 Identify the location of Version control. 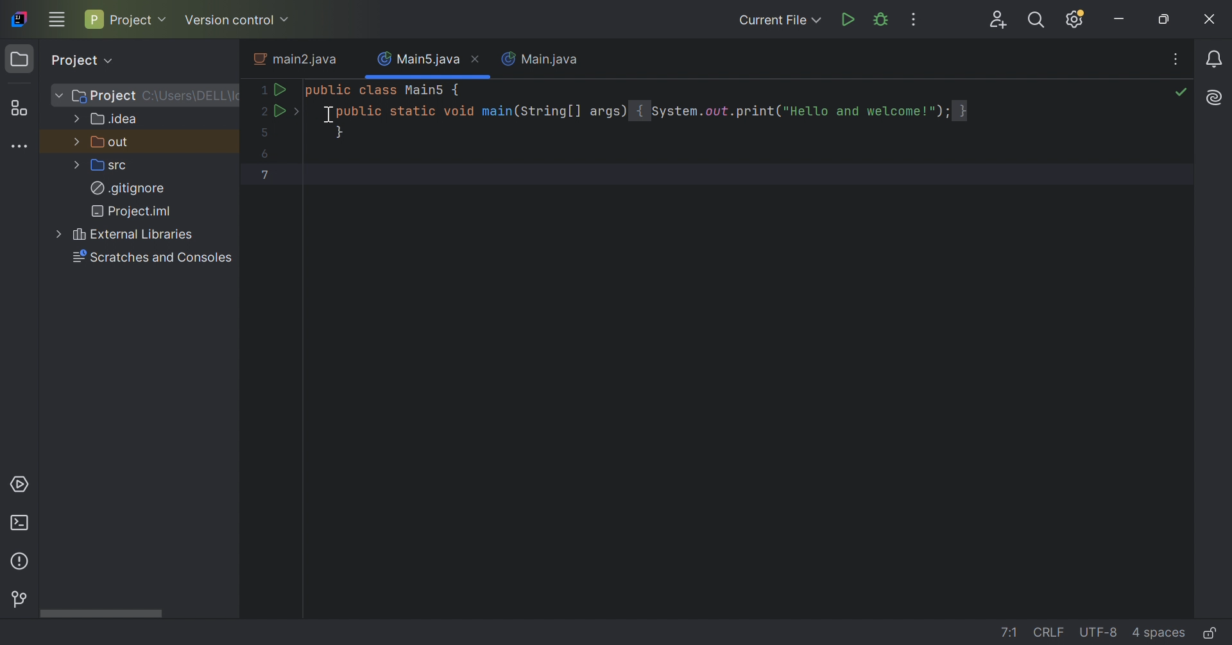
(241, 19).